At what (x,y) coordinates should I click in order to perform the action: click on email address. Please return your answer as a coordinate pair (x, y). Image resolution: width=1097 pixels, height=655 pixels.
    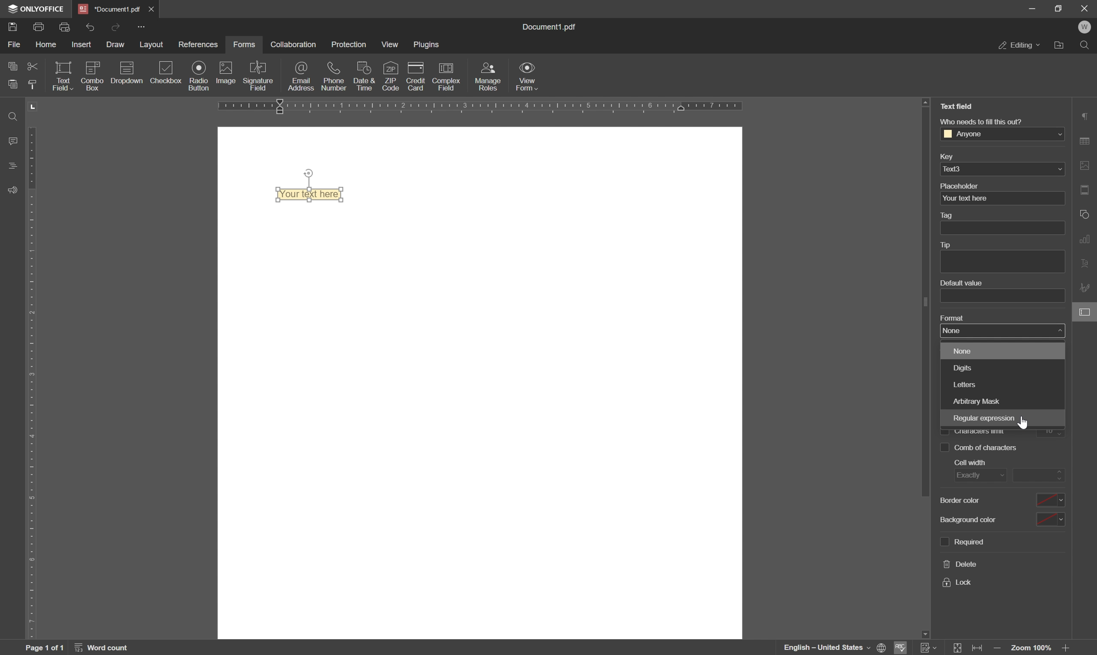
    Looking at the image, I should click on (303, 77).